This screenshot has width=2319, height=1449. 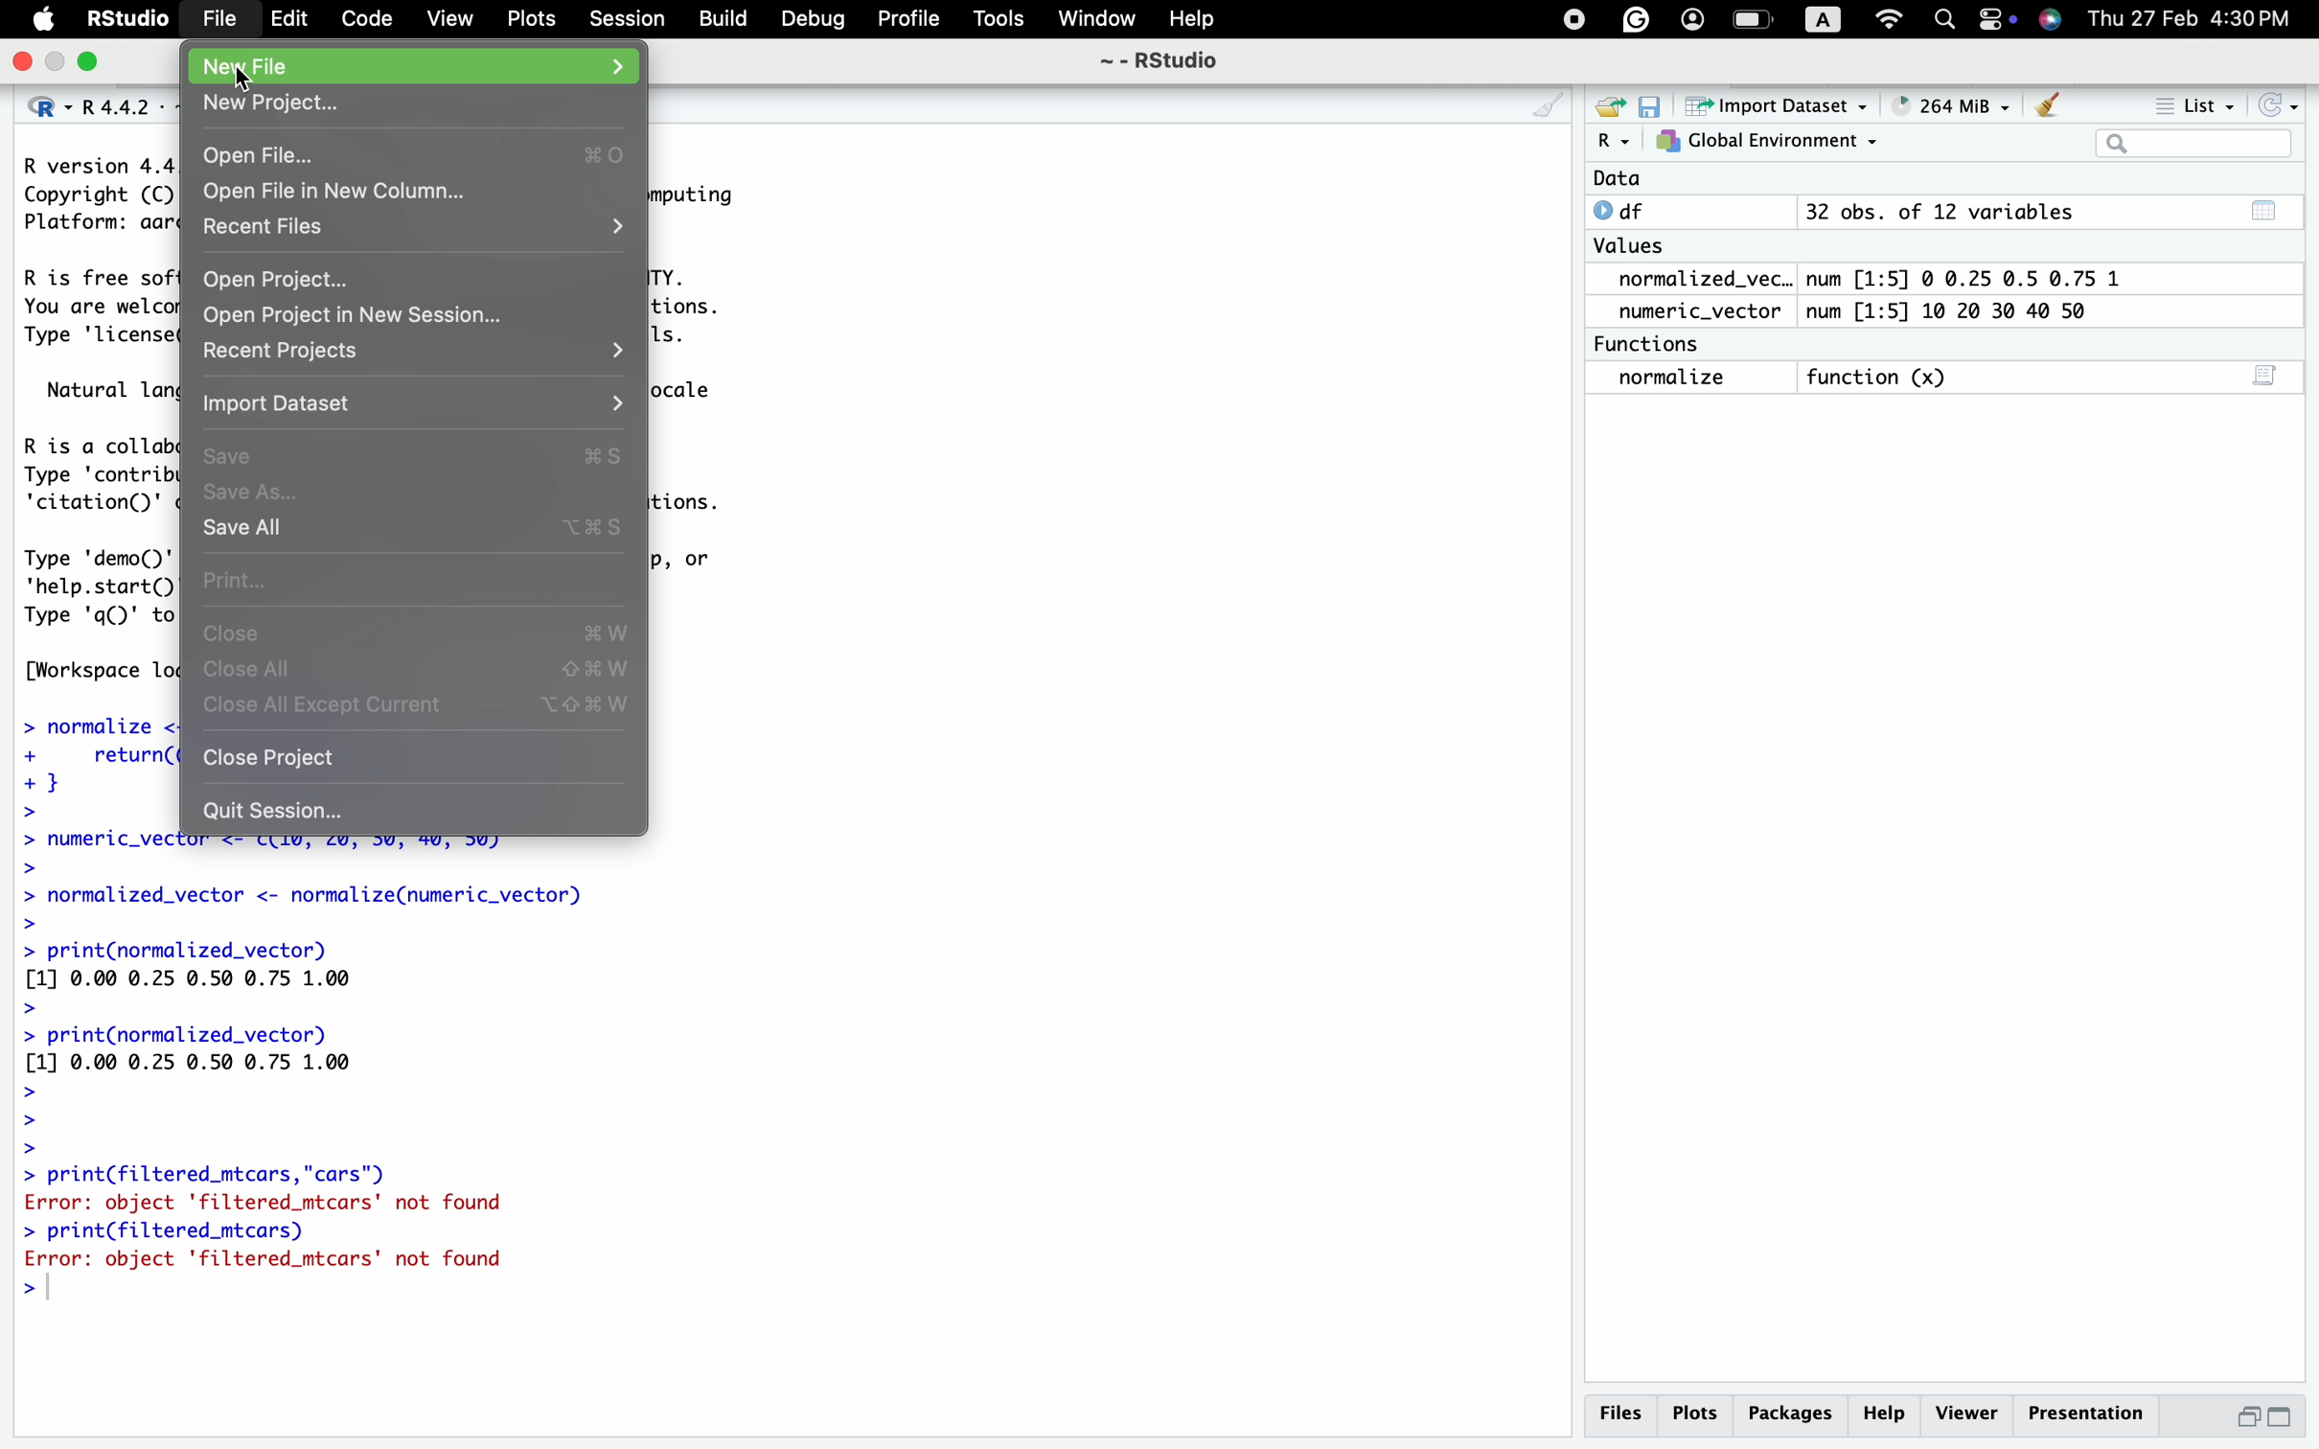 What do you see at coordinates (1169, 60) in the screenshot?
I see `~ - RStudio` at bounding box center [1169, 60].